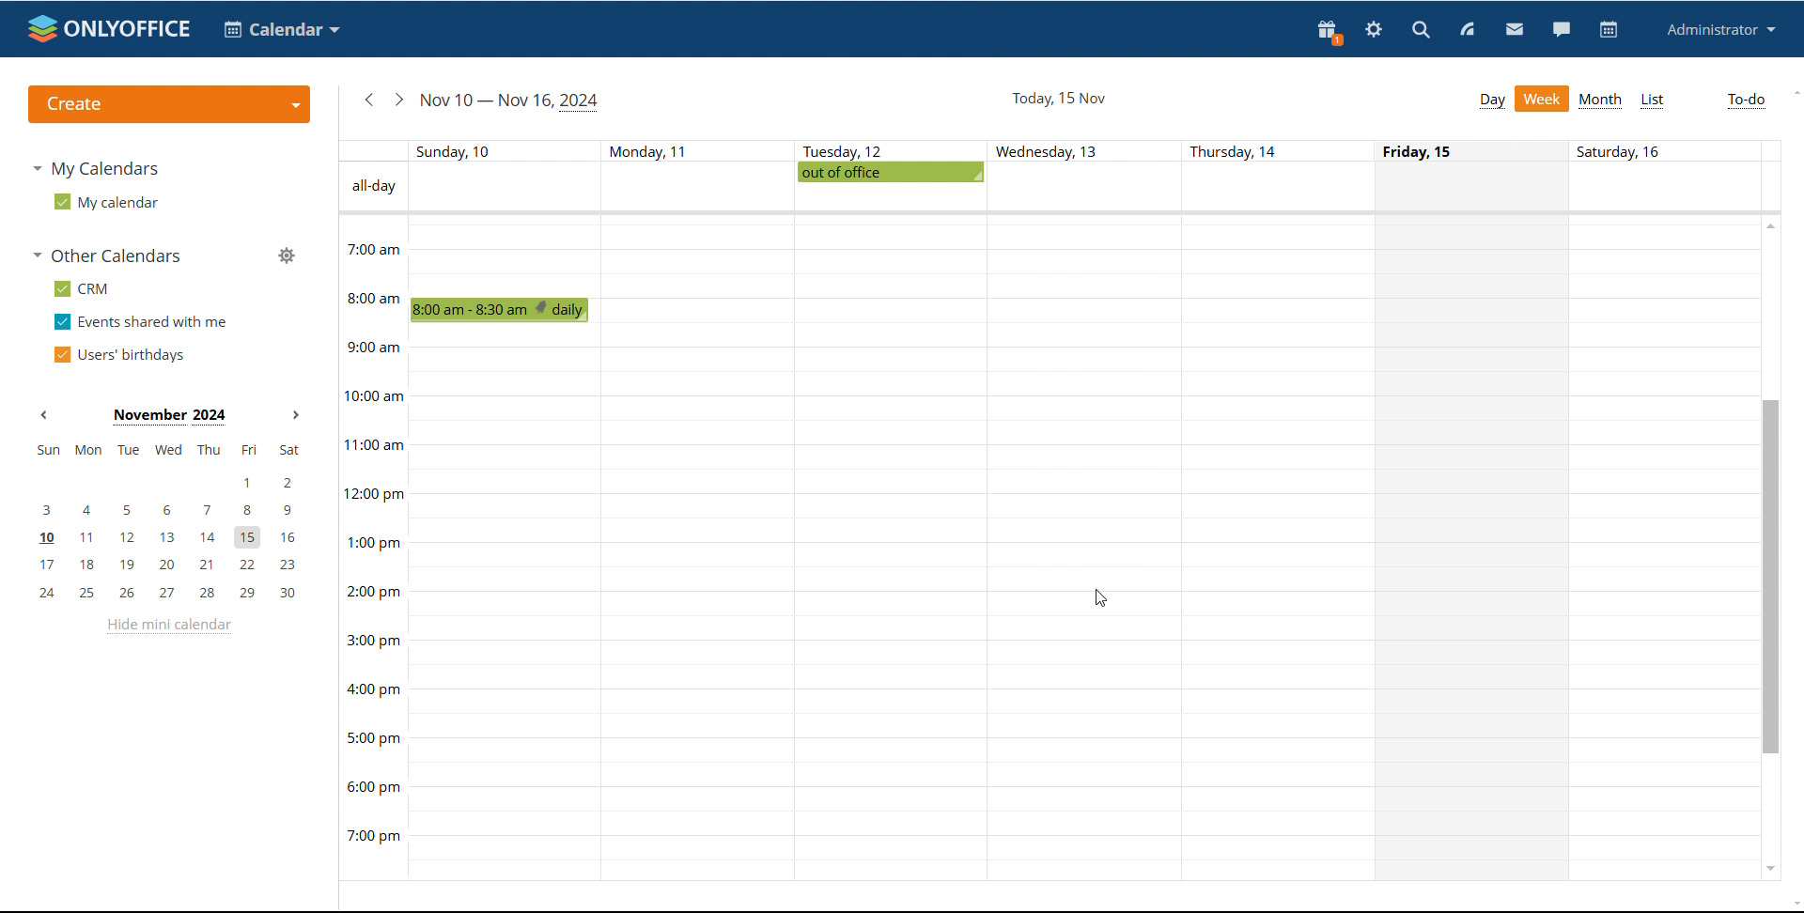  Describe the element at coordinates (285, 29) in the screenshot. I see `select application` at that location.